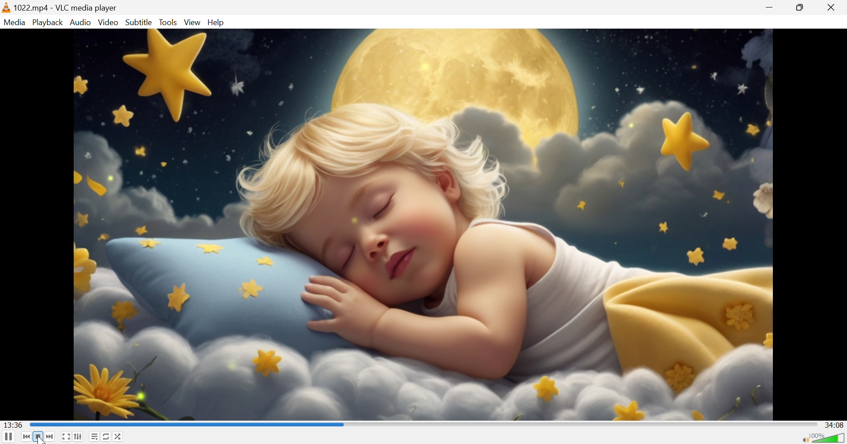 The width and height of the screenshot is (847, 444). What do you see at coordinates (81, 22) in the screenshot?
I see `Audio` at bounding box center [81, 22].